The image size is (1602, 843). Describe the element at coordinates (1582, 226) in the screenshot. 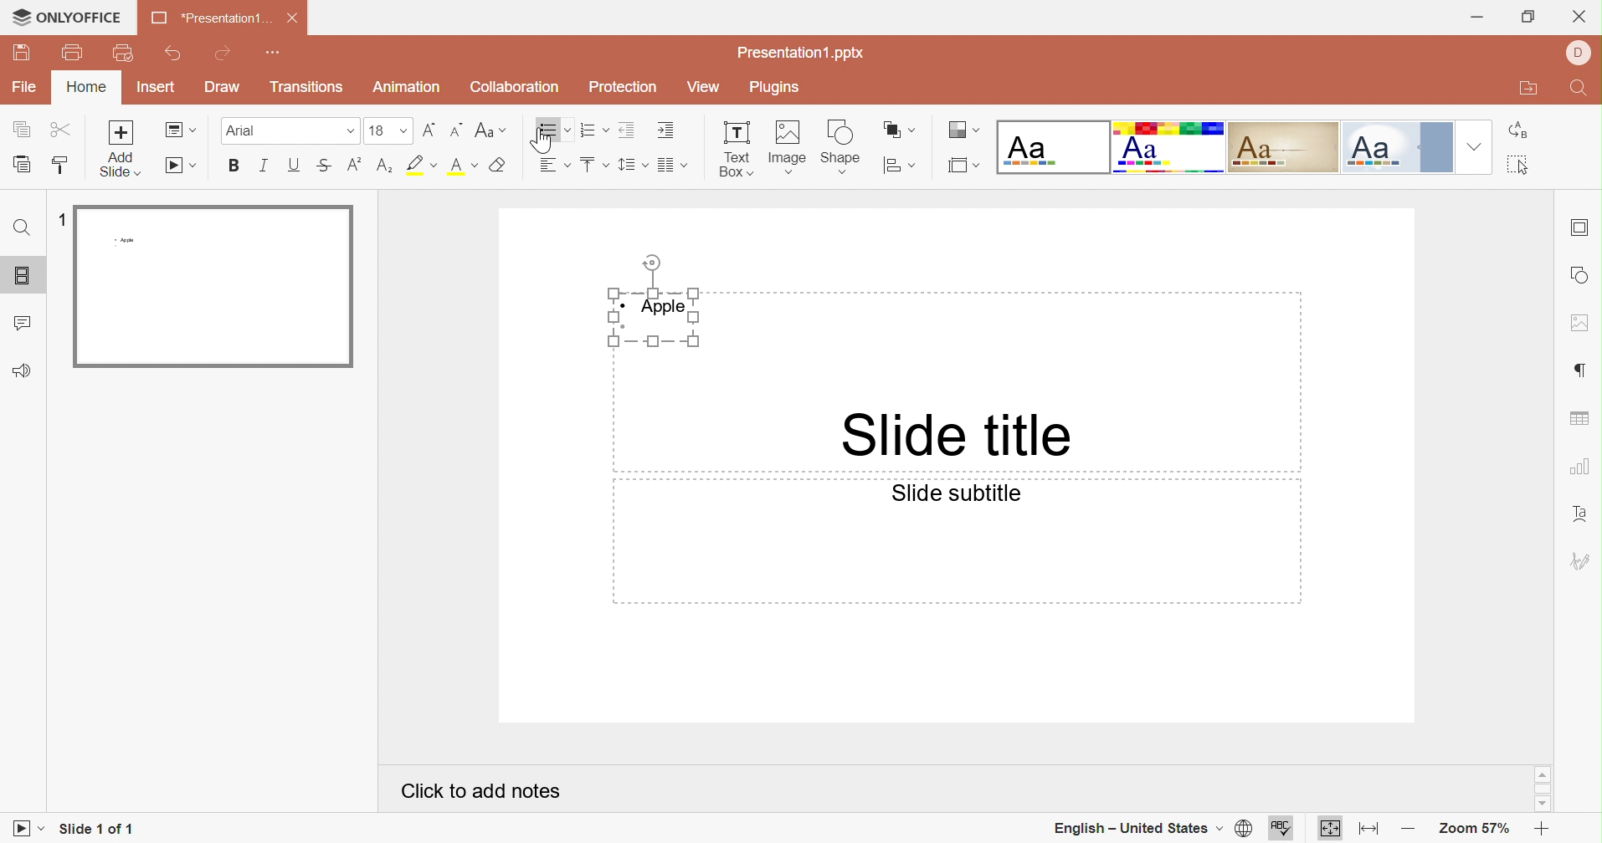

I see `slide settings` at that location.